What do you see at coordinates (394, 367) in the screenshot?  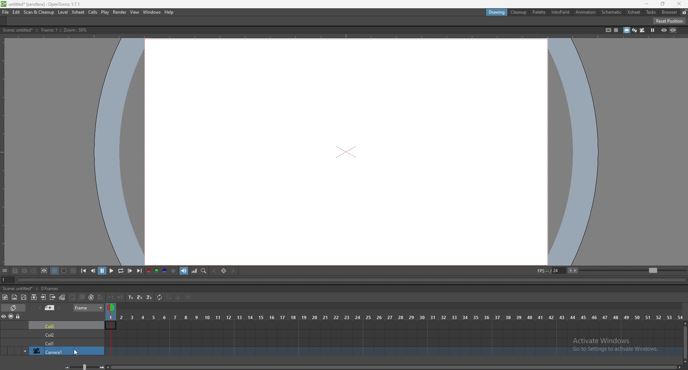 I see `scroll bar` at bounding box center [394, 367].